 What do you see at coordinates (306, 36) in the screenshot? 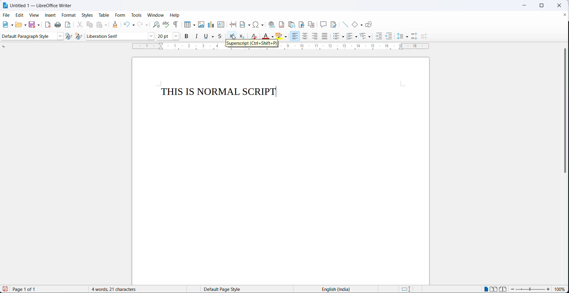
I see `text align center` at bounding box center [306, 36].